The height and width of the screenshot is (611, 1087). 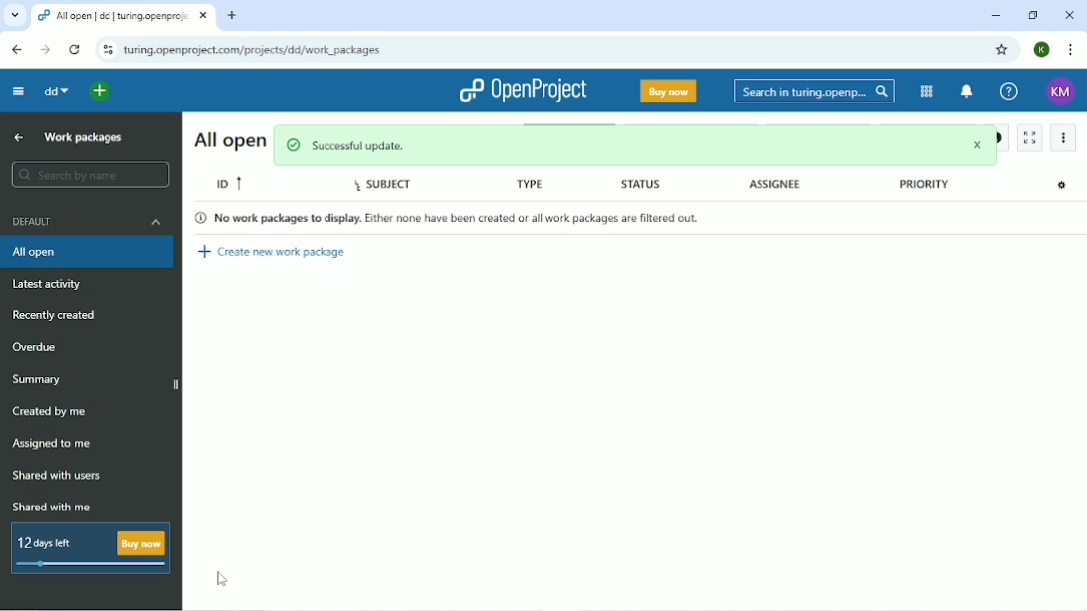 I want to click on Work packages, so click(x=87, y=138).